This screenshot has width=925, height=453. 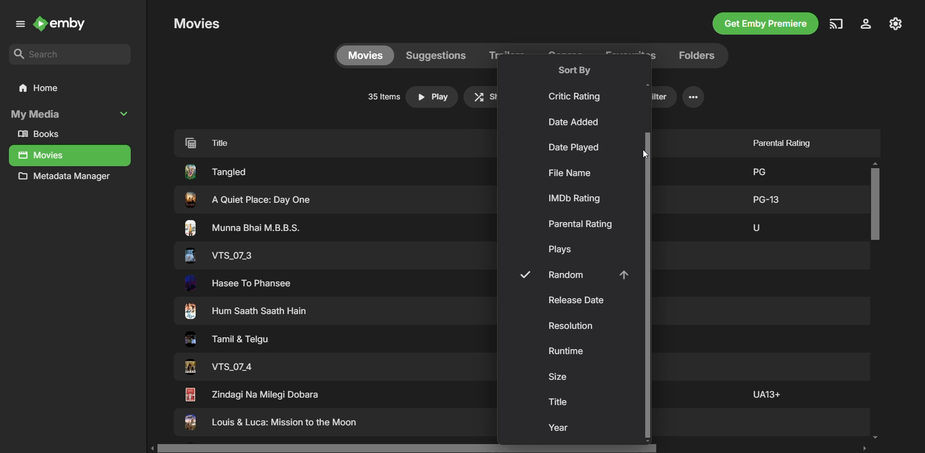 I want to click on Resolution, so click(x=572, y=326).